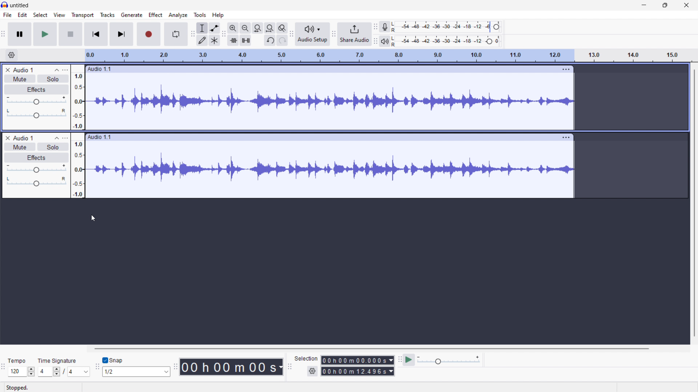 This screenshot has width=698, height=392. Describe the element at coordinates (215, 40) in the screenshot. I see `multi tool` at that location.